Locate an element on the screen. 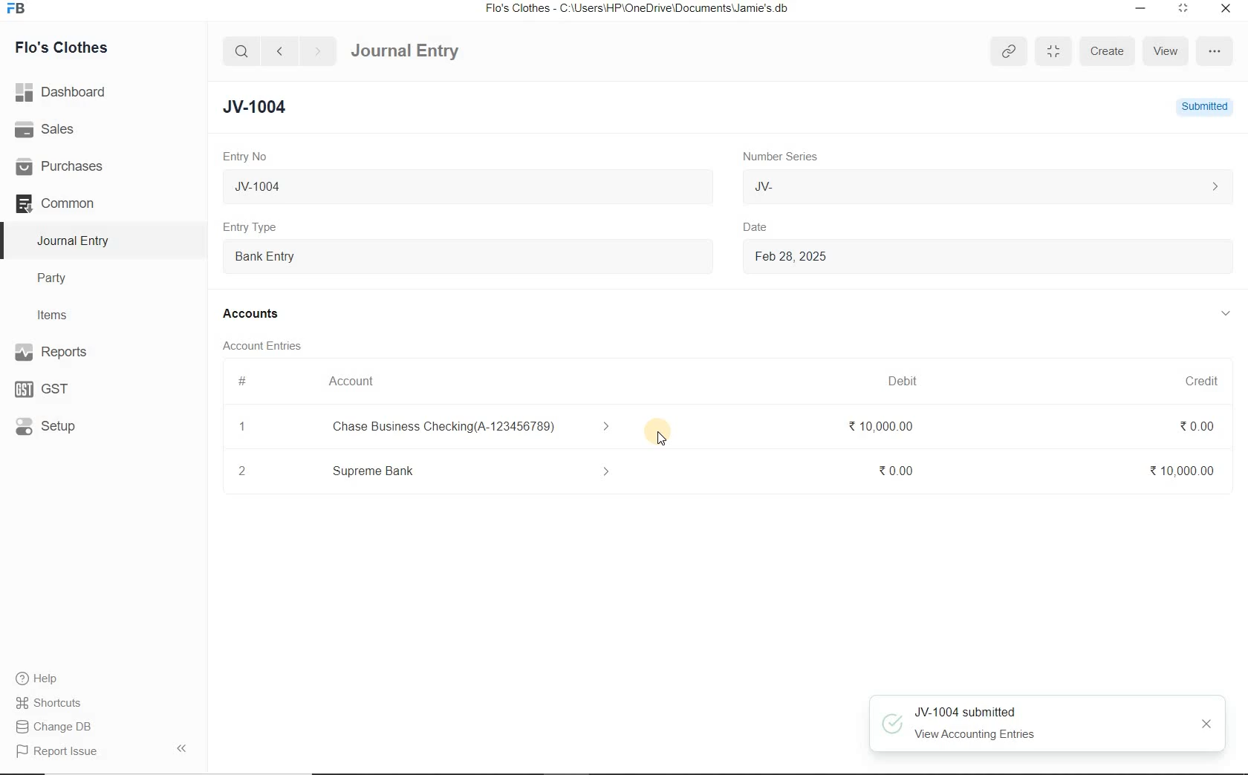 Image resolution: width=1248 pixels, height=775 pixels. Report Issue is located at coordinates (57, 751).